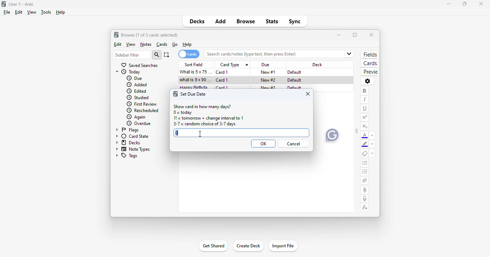  Describe the element at coordinates (176, 94) in the screenshot. I see `logo` at that location.